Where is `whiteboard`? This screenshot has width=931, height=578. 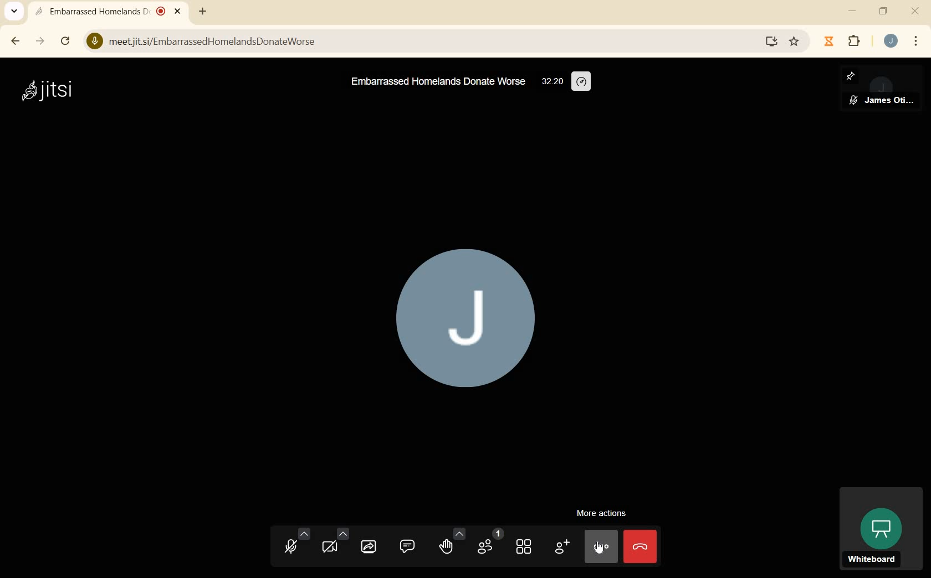 whiteboard is located at coordinates (879, 529).